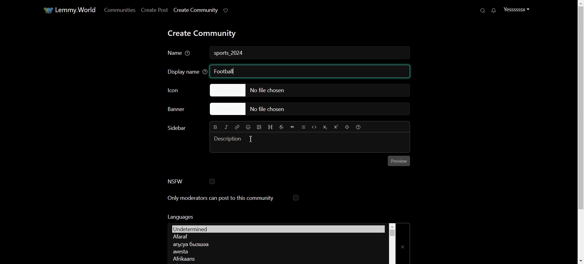 Image resolution: width=584 pixels, height=264 pixels. What do you see at coordinates (292, 127) in the screenshot?
I see `Quote` at bounding box center [292, 127].